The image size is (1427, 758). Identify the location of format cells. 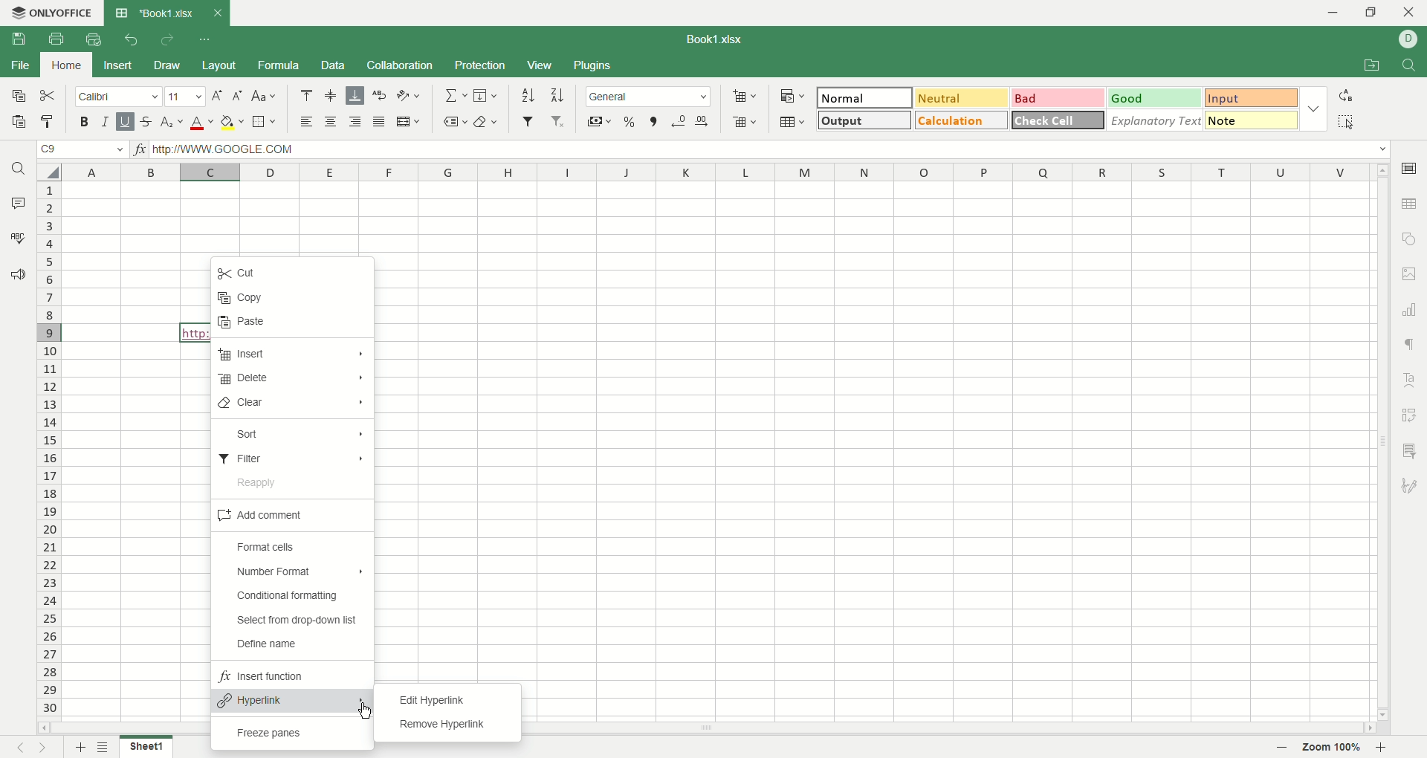
(274, 545).